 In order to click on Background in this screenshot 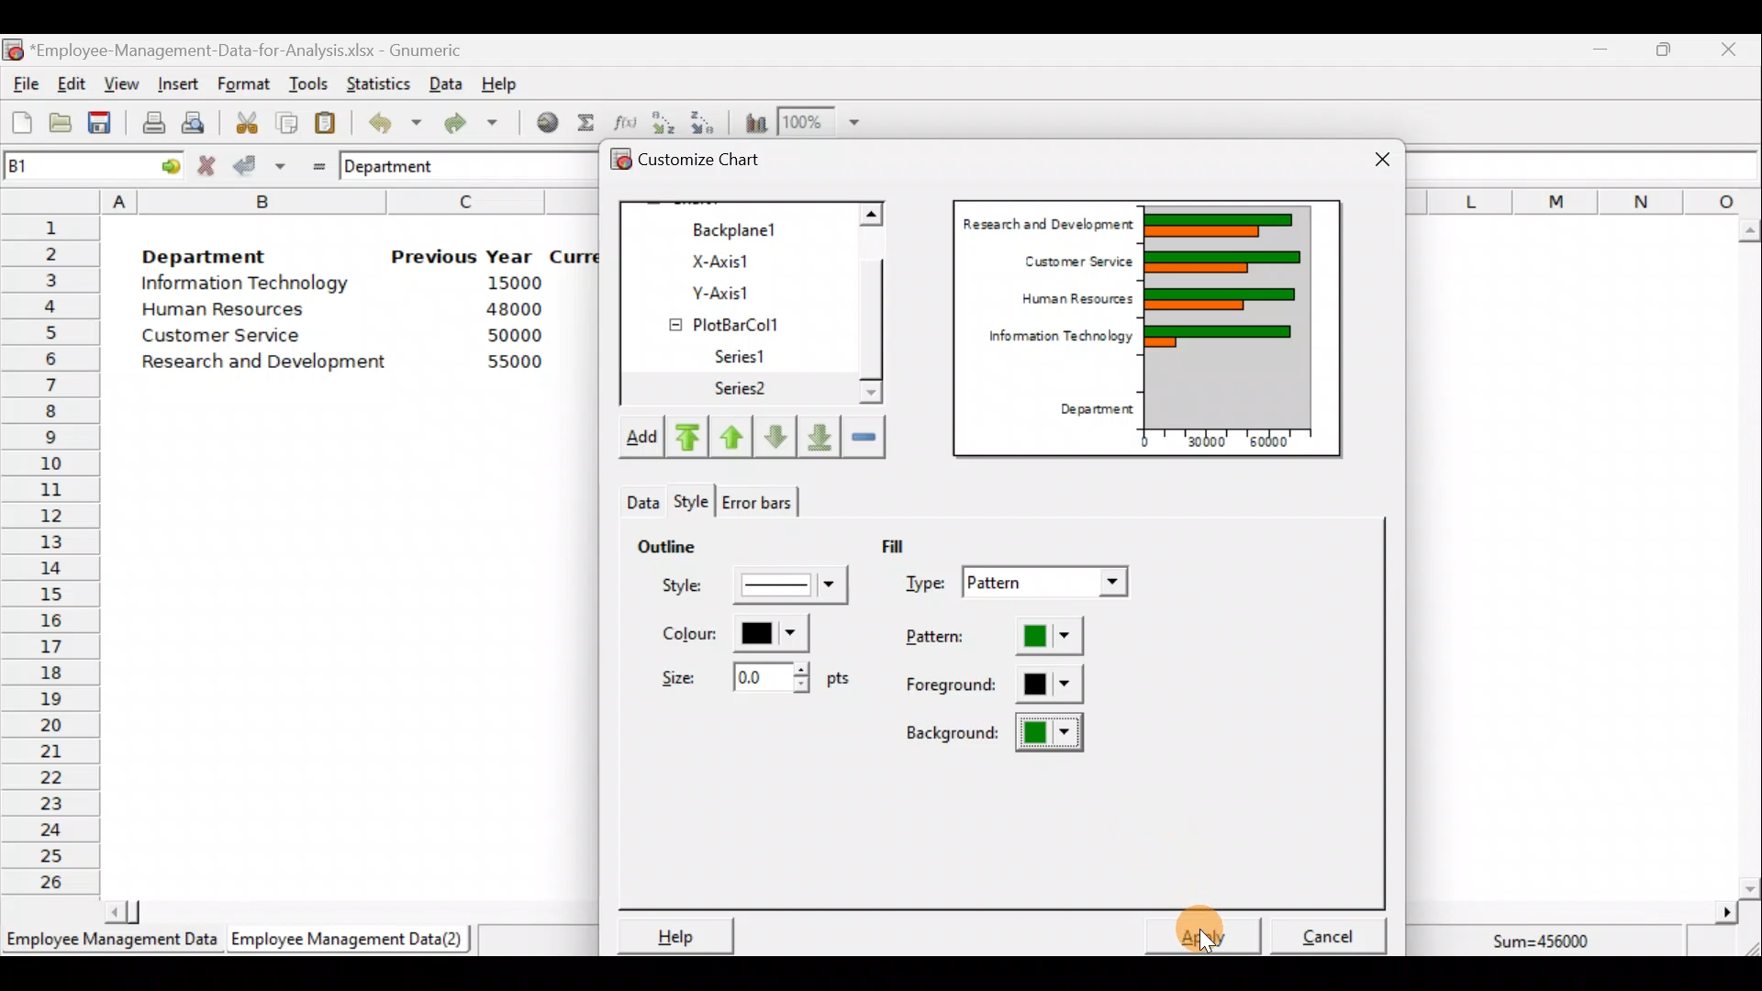, I will do `click(998, 732)`.